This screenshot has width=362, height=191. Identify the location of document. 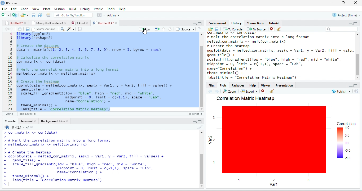
(80, 29).